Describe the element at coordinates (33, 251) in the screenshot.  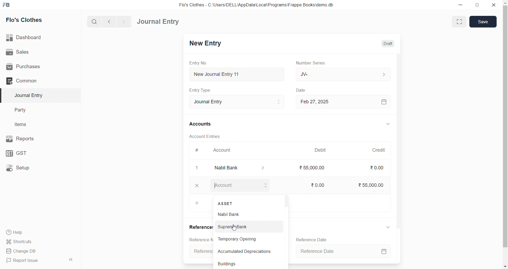
I see `Change DB` at that location.